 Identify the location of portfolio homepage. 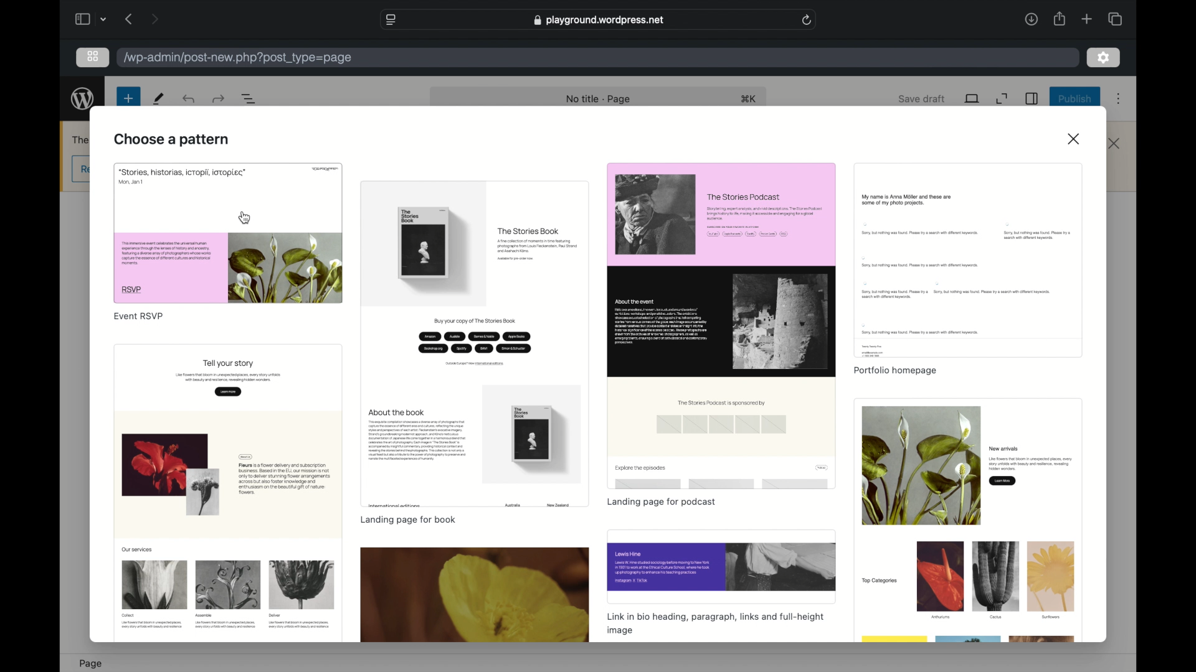
(894, 371).